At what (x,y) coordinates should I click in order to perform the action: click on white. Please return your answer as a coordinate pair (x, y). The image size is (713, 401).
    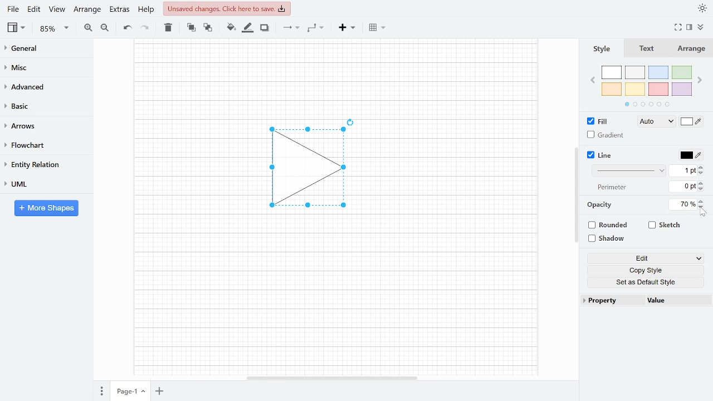
    Looking at the image, I should click on (612, 73).